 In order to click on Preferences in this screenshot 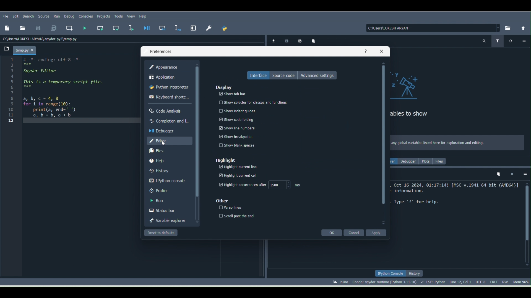, I will do `click(160, 49)`.